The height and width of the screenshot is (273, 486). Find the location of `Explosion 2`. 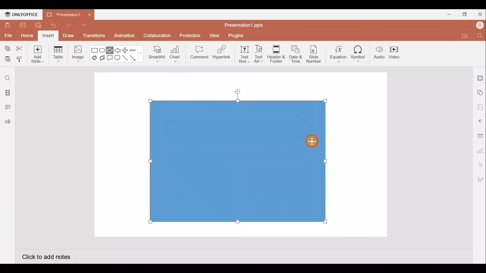

Explosion 2 is located at coordinates (102, 58).